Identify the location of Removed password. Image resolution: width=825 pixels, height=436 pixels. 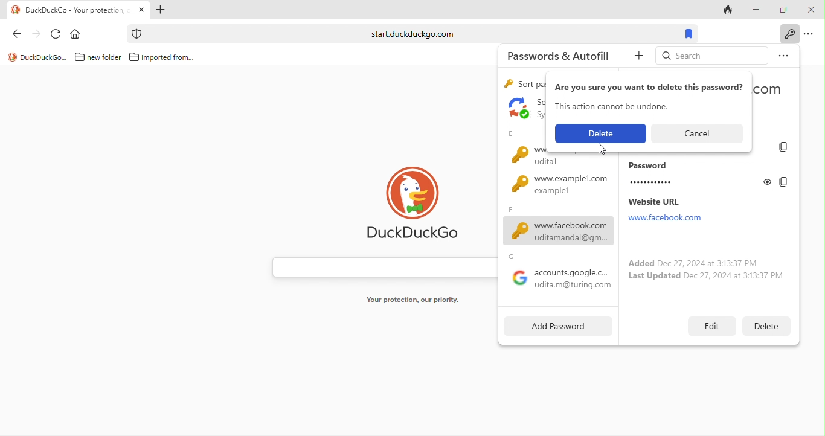
(600, 134).